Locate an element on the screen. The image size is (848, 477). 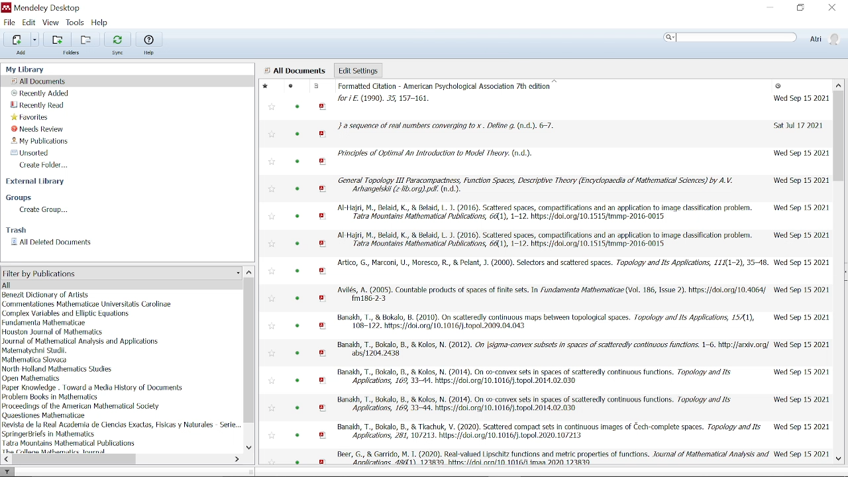
icon is located at coordinates (7, 7).